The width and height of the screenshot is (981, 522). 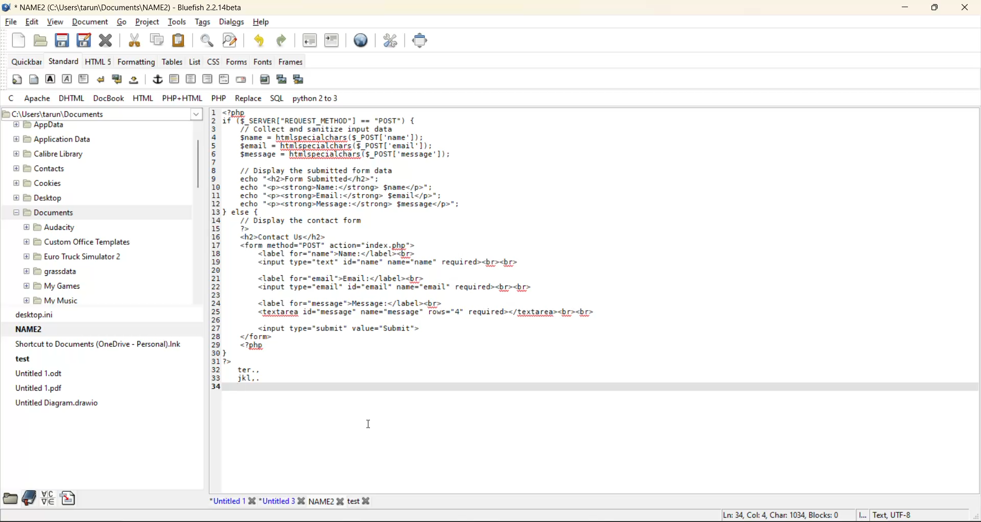 I want to click on save as, so click(x=83, y=40).